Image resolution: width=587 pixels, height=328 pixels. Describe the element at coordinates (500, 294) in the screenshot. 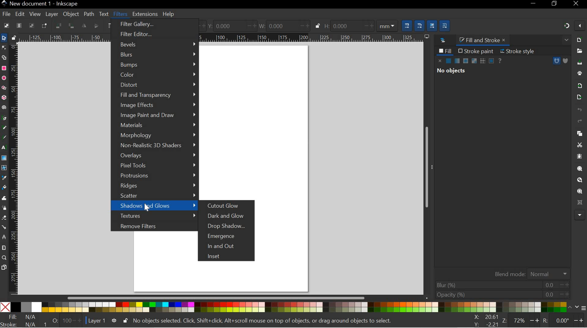

I see `OPACITY` at that location.